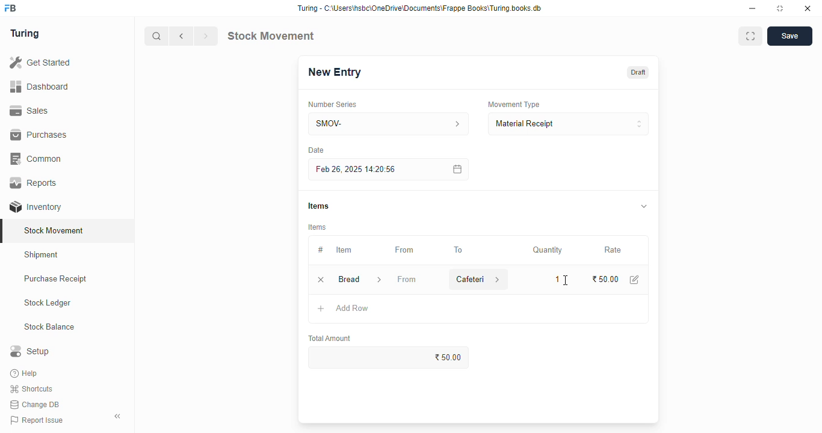 This screenshot has width=822, height=433. What do you see at coordinates (459, 250) in the screenshot?
I see `to` at bounding box center [459, 250].